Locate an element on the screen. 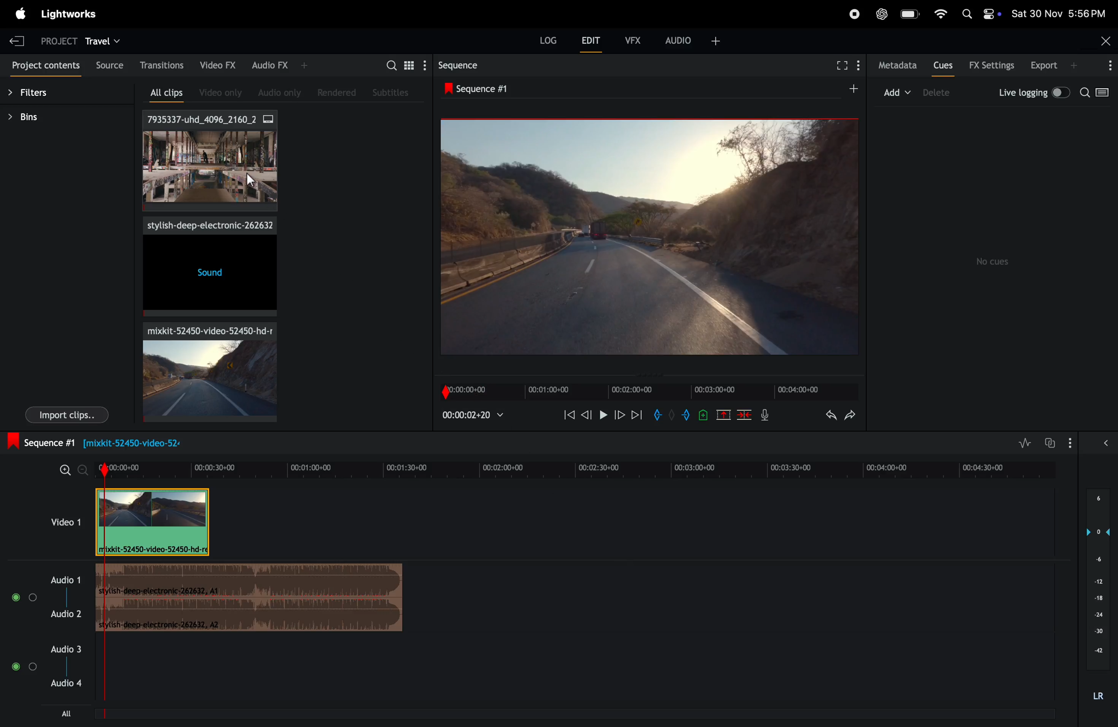 The height and width of the screenshot is (727, 1118). light works is located at coordinates (71, 15).